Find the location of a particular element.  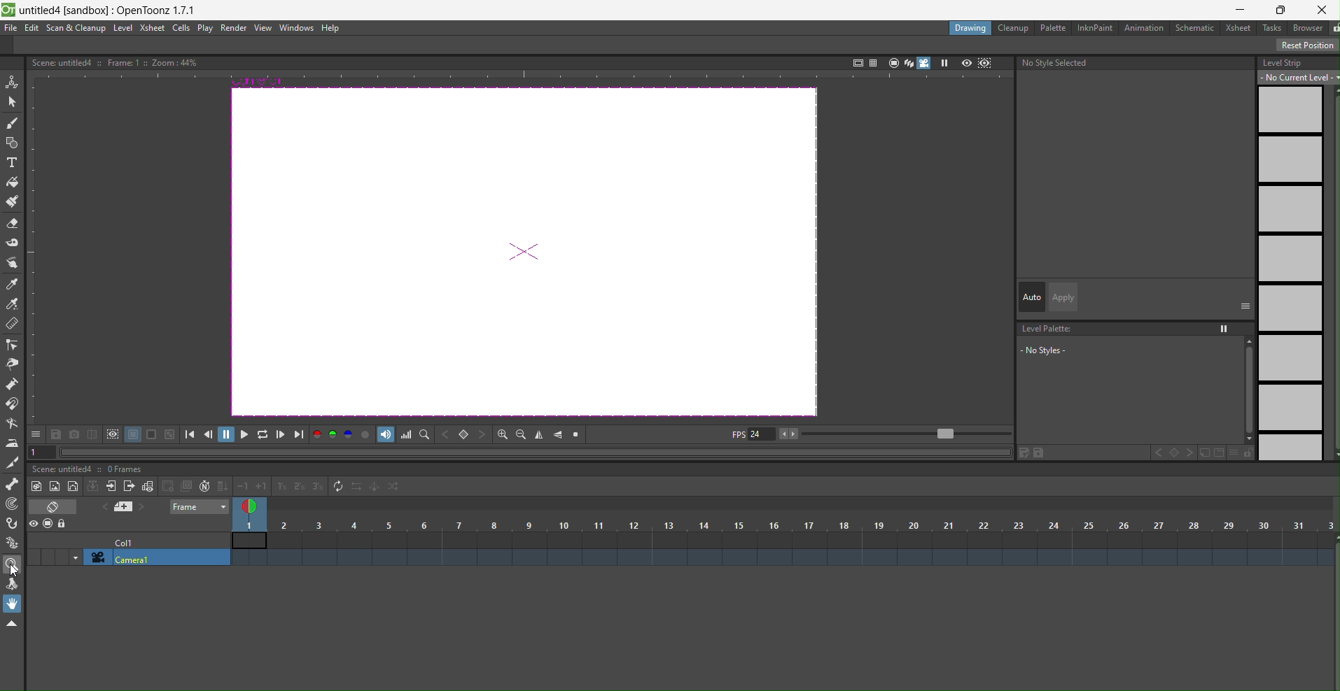

camera is located at coordinates (150, 558).